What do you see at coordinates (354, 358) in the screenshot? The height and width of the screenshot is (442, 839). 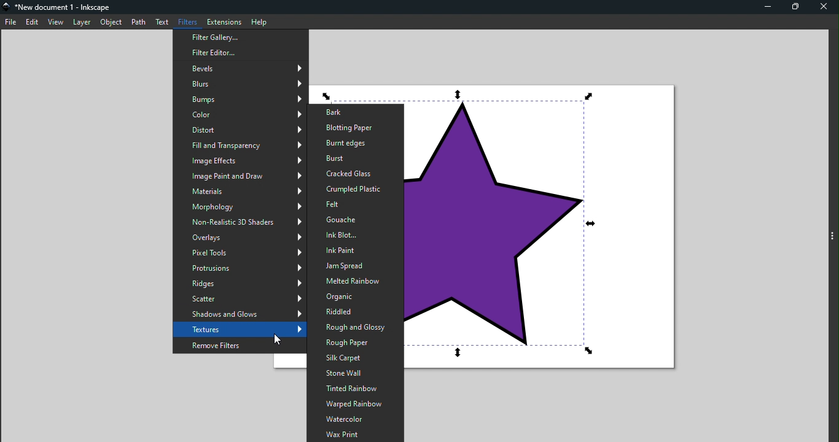 I see `Silk carpet` at bounding box center [354, 358].